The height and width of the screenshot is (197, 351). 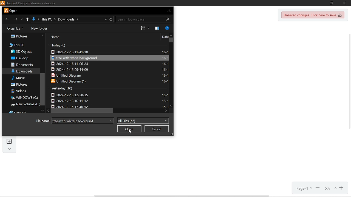 I want to click on insert, so click(x=9, y=141).